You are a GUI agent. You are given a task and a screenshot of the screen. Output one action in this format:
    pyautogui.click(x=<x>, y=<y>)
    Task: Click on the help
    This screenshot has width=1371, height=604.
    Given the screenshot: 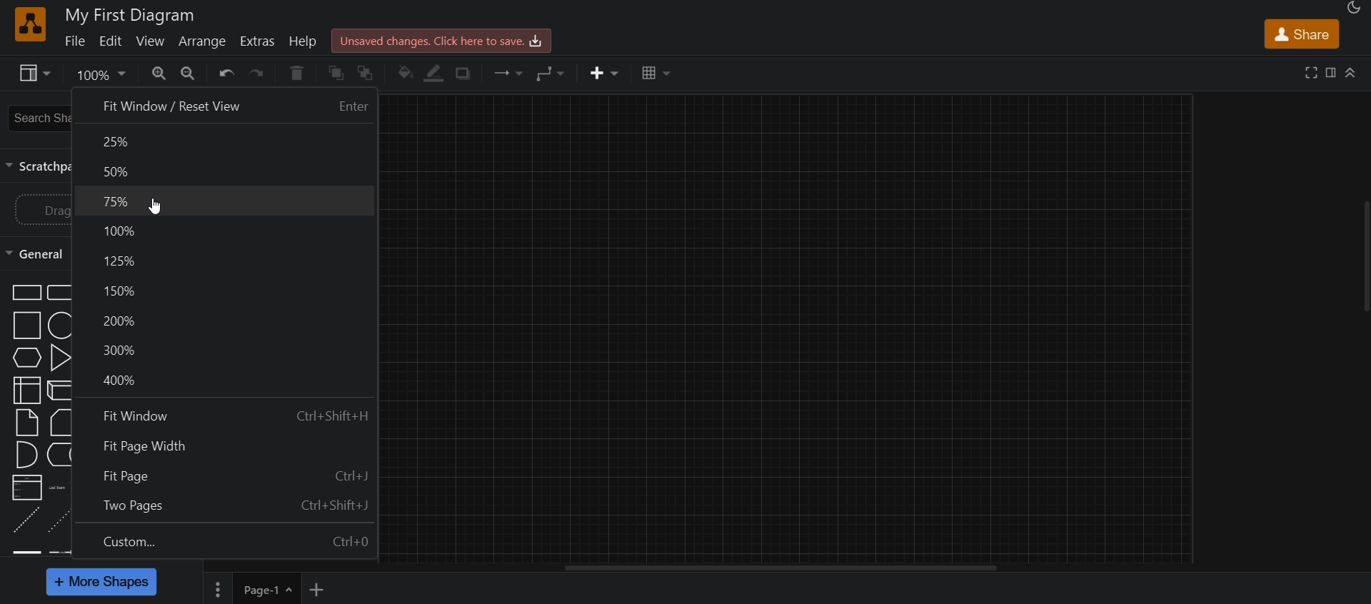 What is the action you would take?
    pyautogui.click(x=305, y=40)
    